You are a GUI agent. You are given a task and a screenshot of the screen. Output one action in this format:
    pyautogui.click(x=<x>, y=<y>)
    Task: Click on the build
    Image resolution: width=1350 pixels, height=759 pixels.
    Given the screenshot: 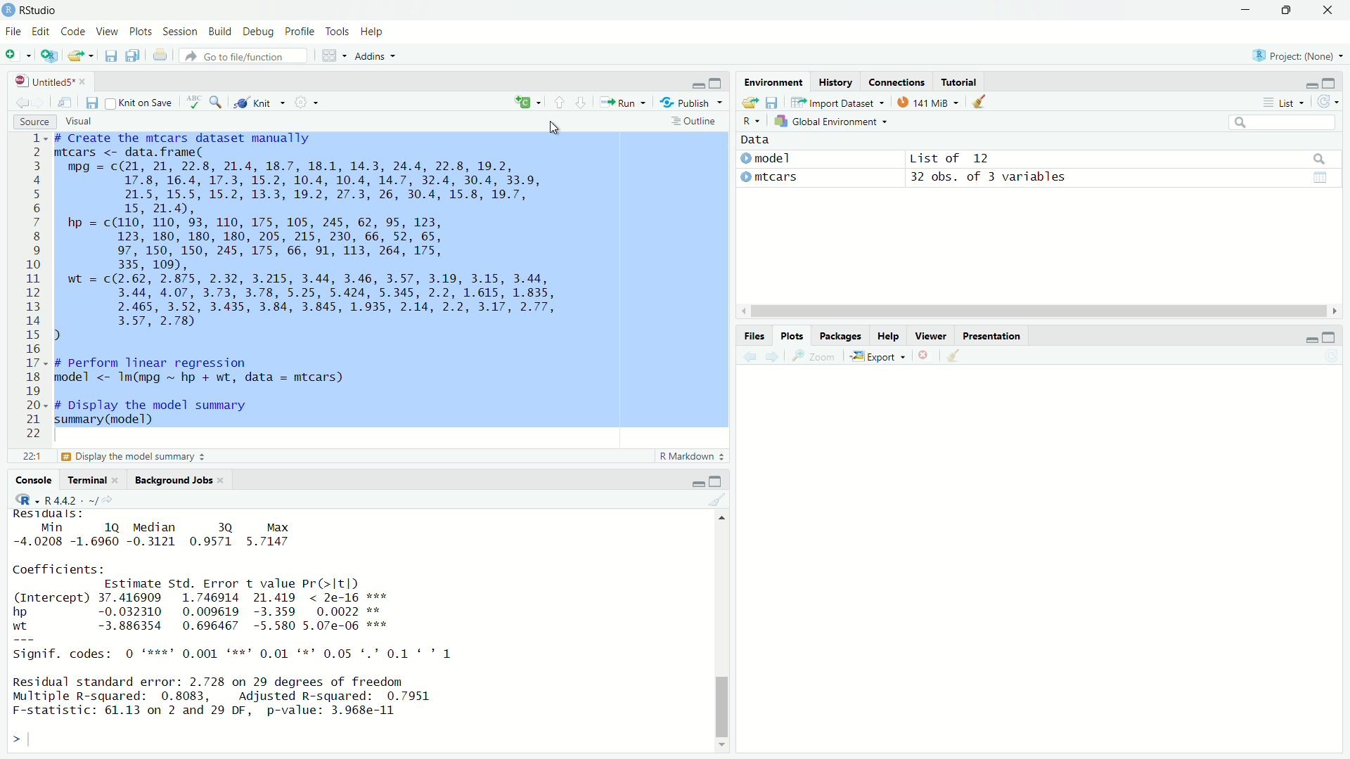 What is the action you would take?
    pyautogui.click(x=219, y=32)
    